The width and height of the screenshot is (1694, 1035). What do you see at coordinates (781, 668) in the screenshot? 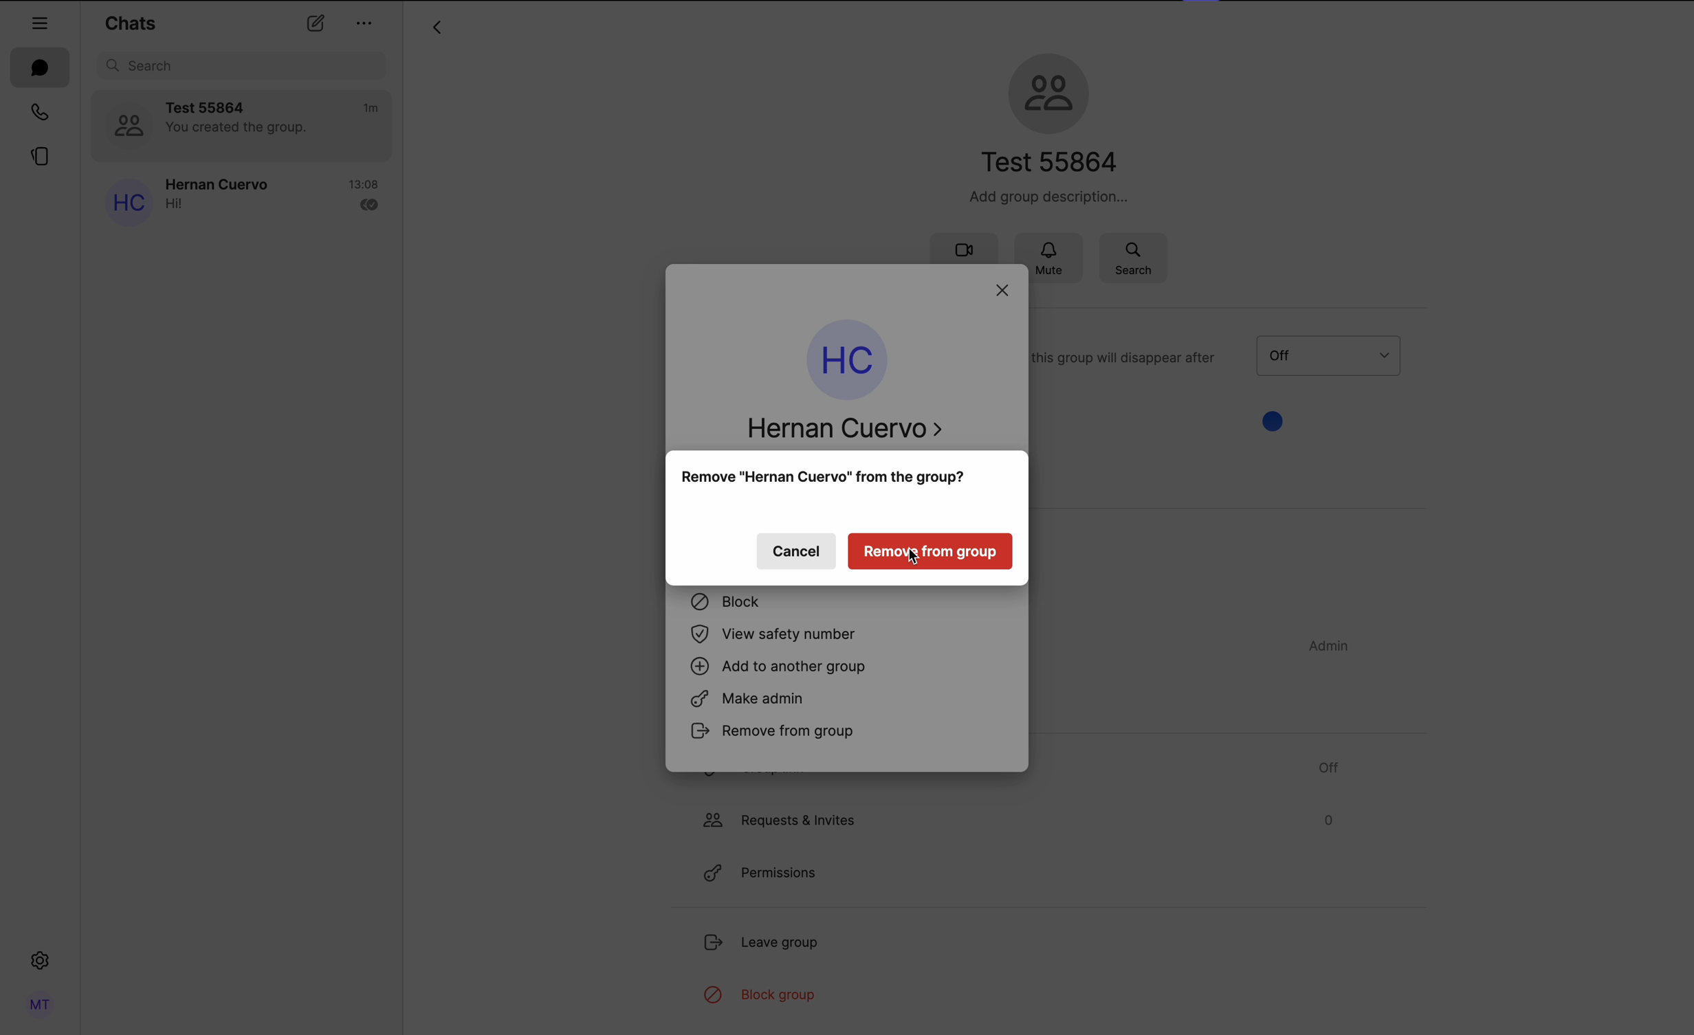
I see `add to another group` at bounding box center [781, 668].